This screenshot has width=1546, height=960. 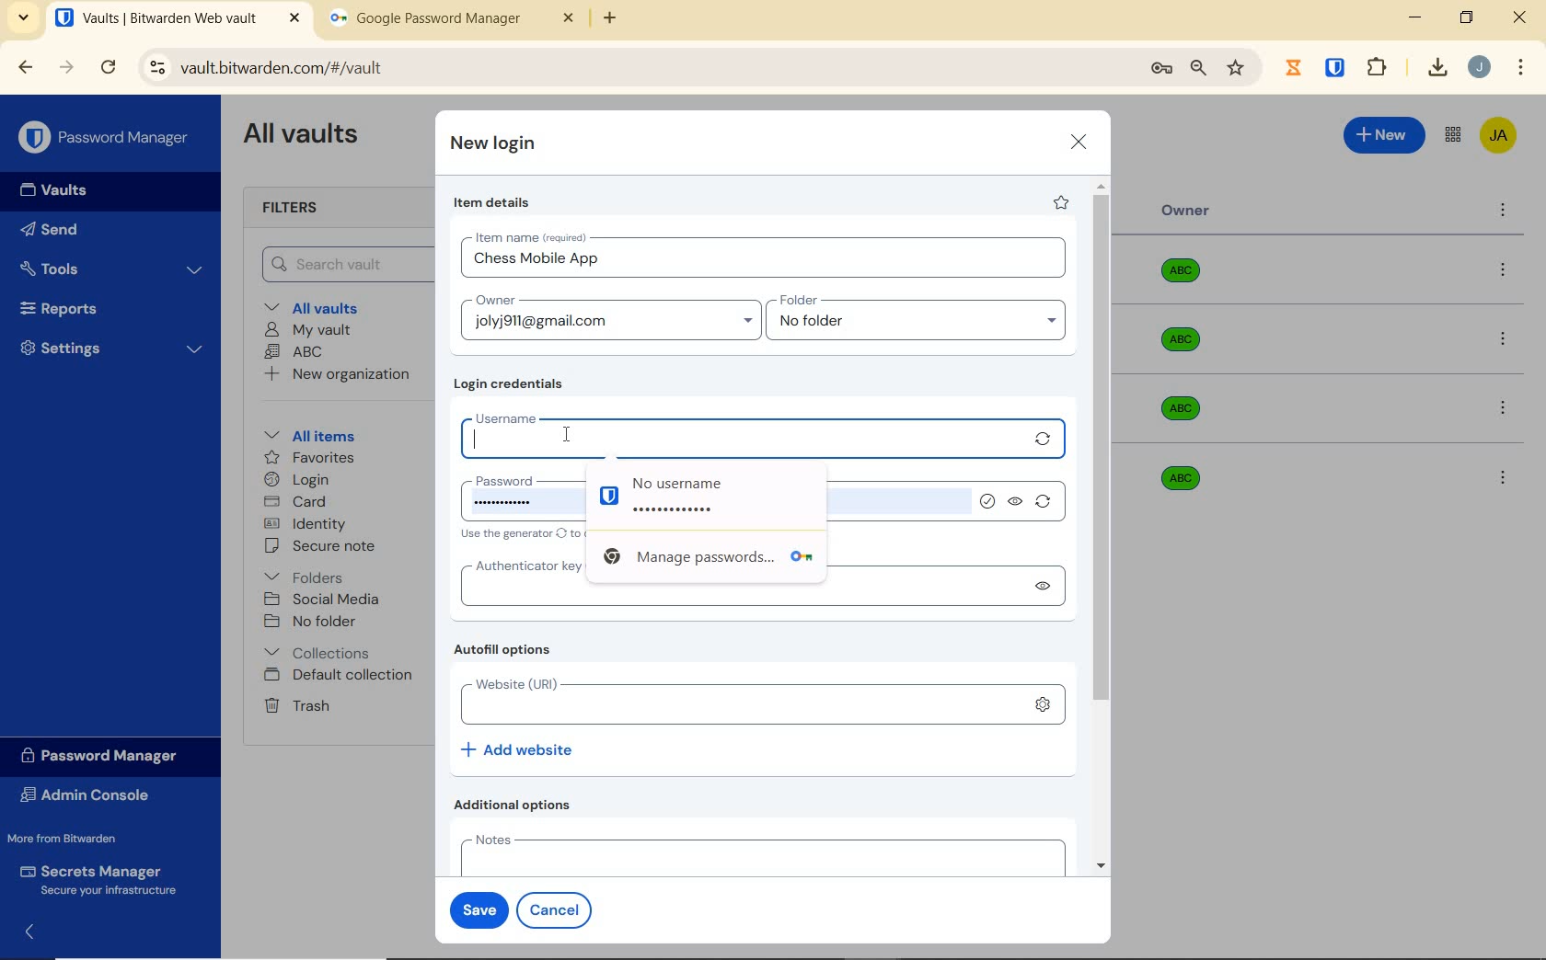 What do you see at coordinates (1187, 408) in the screenshot?
I see `Owner organization` at bounding box center [1187, 408].